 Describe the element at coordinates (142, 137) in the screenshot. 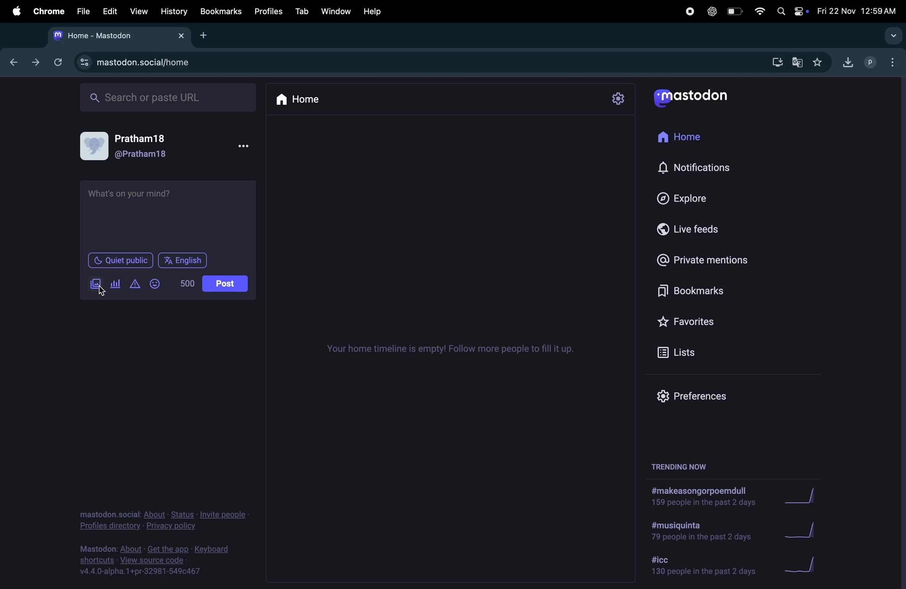

I see `Pratham18` at that location.